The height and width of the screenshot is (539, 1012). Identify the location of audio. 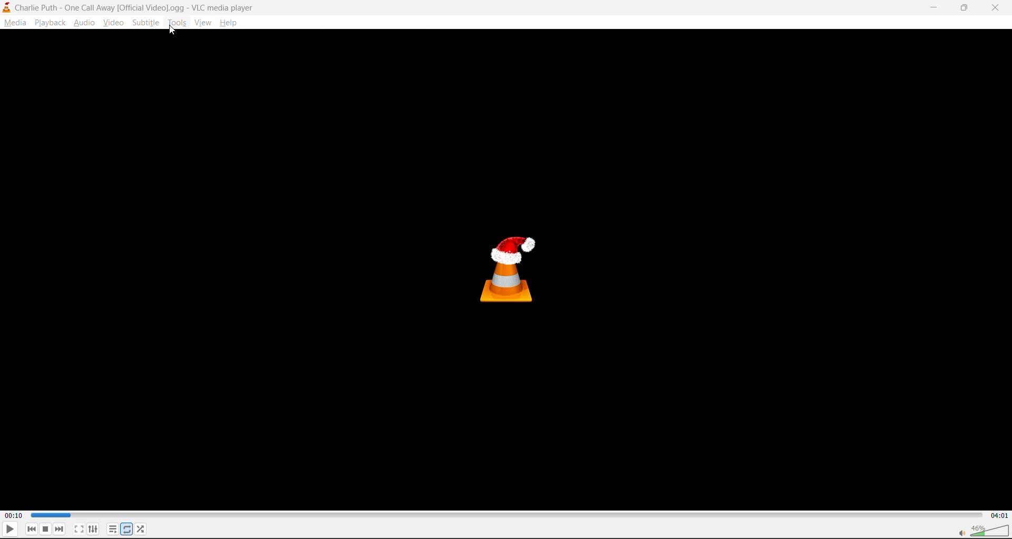
(84, 23).